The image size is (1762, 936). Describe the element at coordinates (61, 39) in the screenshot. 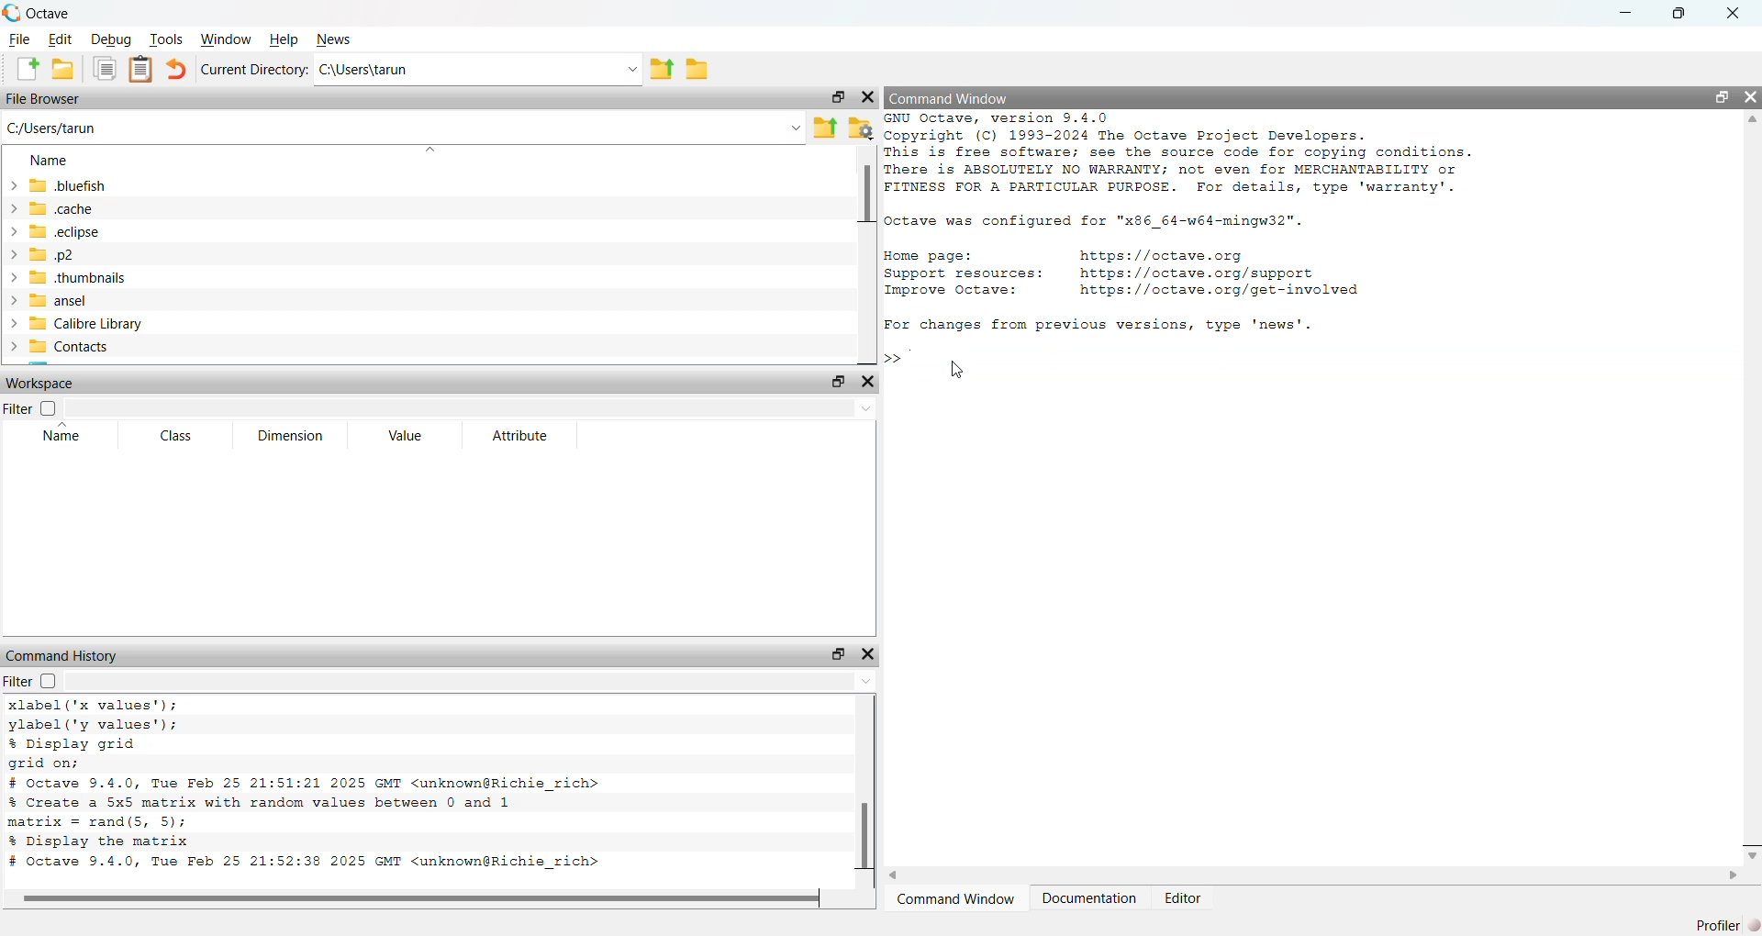

I see `Edit` at that location.